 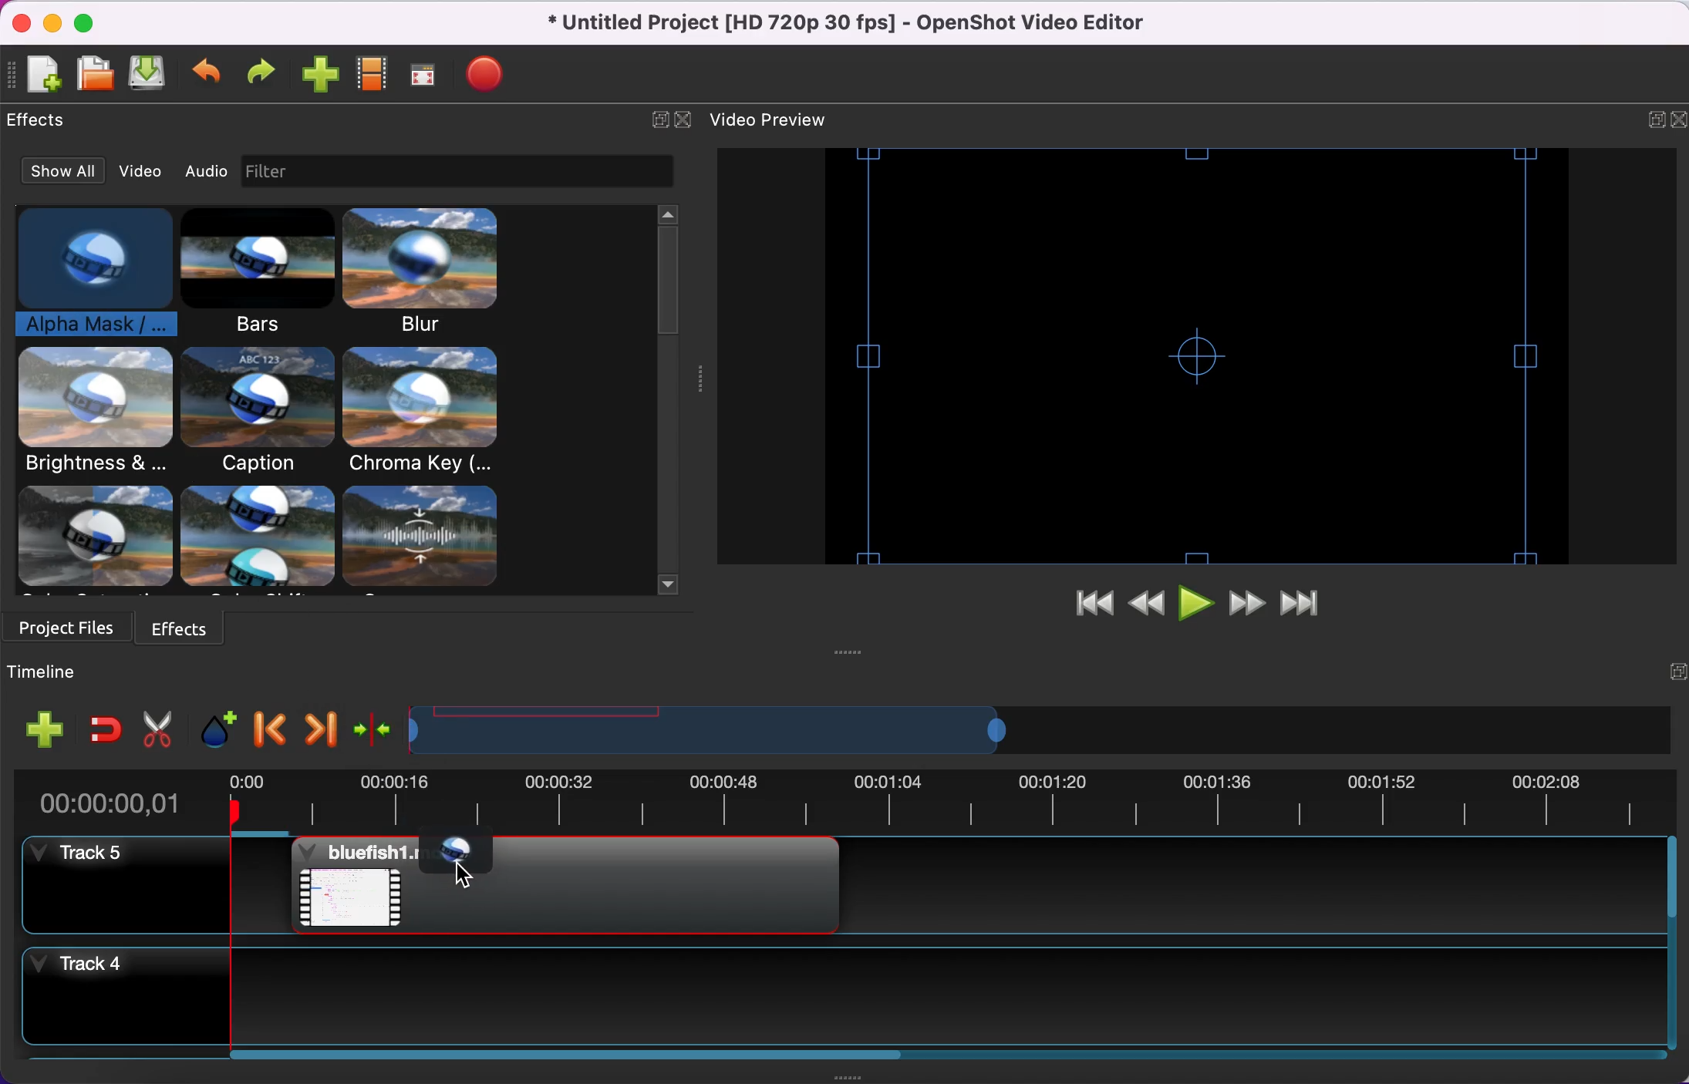 I want to click on effects, so click(x=271, y=540).